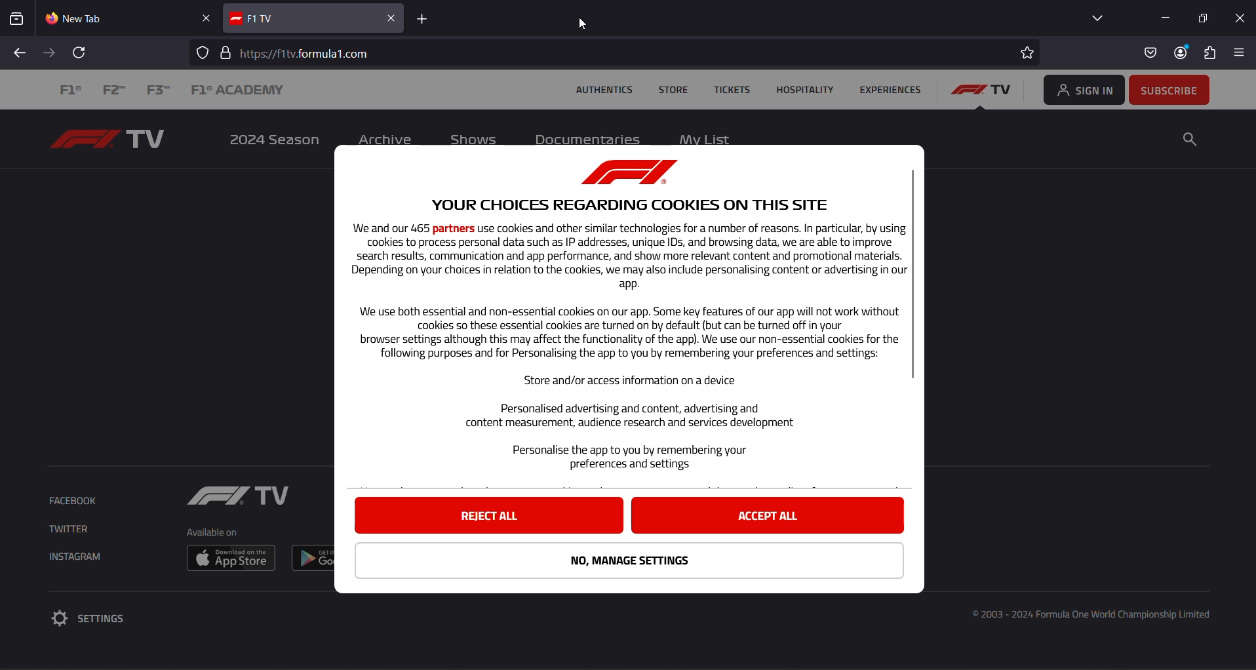  Describe the element at coordinates (20, 19) in the screenshot. I see `view recent browsing across windows` at that location.